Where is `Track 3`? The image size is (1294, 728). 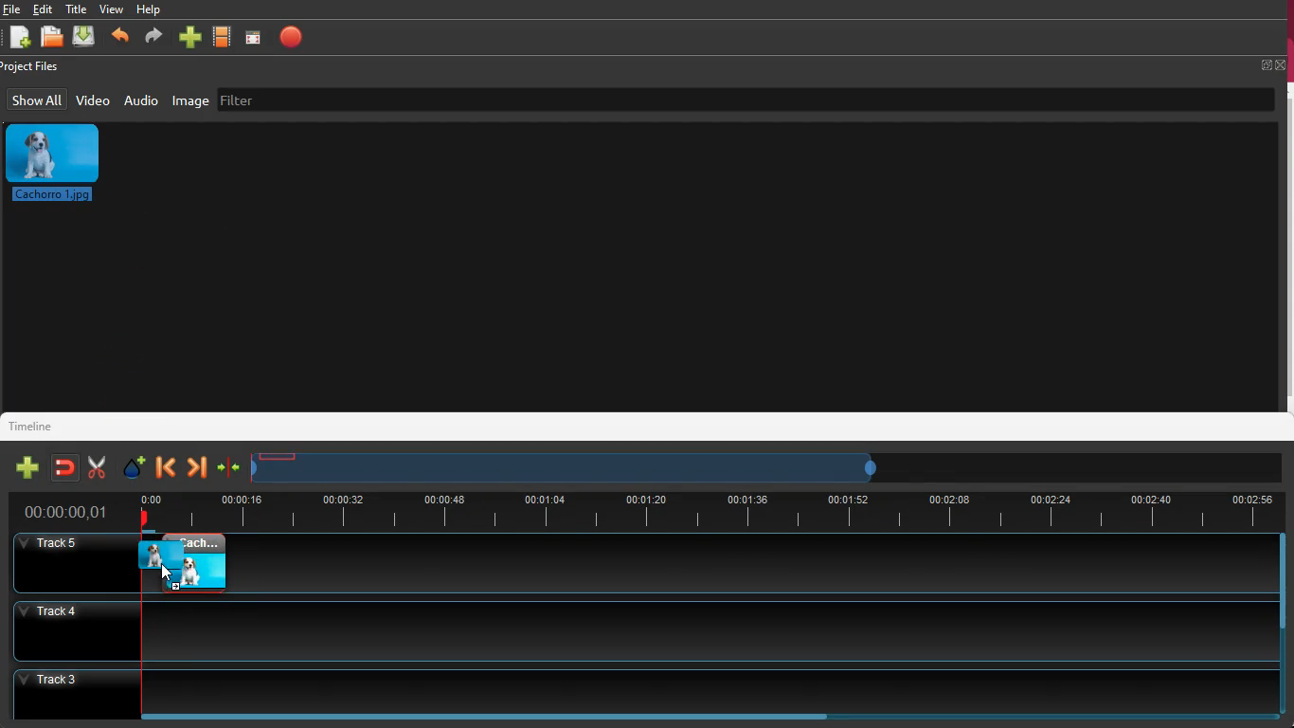 Track 3 is located at coordinates (645, 688).